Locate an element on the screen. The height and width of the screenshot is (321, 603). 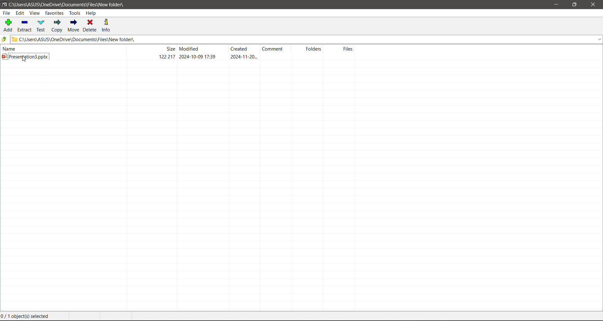
Folders is located at coordinates (310, 49).